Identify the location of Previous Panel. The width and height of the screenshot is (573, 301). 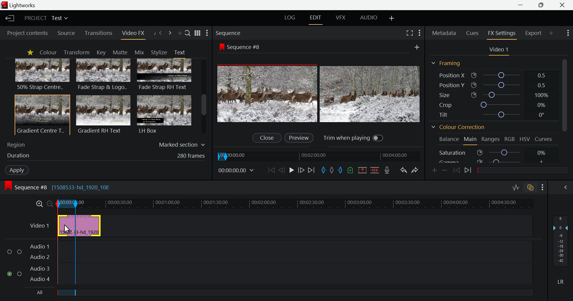
(161, 33).